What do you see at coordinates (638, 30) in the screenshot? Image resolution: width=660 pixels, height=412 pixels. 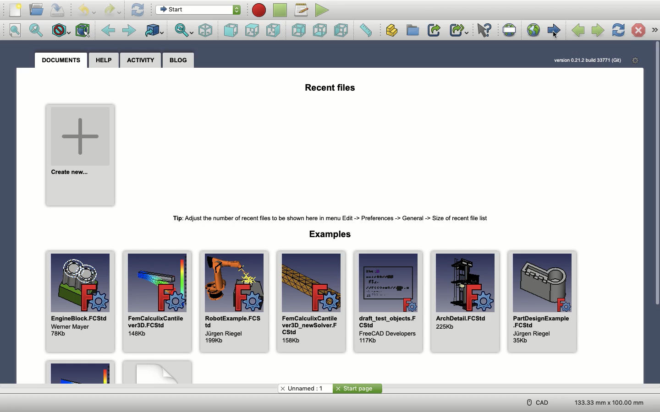 I see `Stop loading` at bounding box center [638, 30].